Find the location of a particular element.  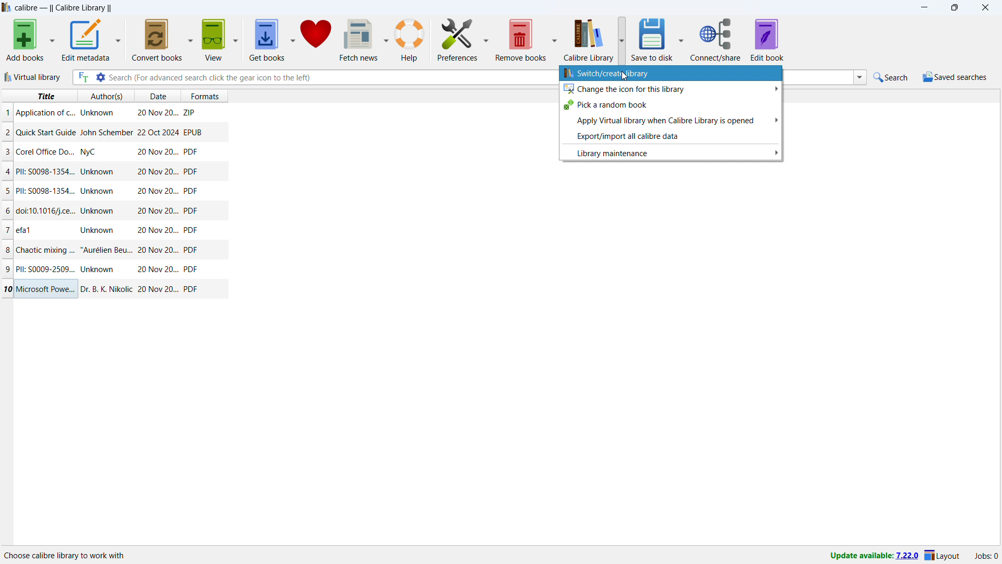

Date is located at coordinates (157, 231).